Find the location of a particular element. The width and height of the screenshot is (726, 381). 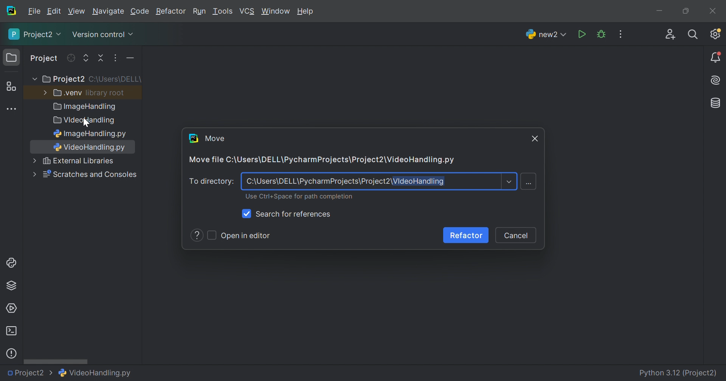

Refactor is located at coordinates (170, 12).